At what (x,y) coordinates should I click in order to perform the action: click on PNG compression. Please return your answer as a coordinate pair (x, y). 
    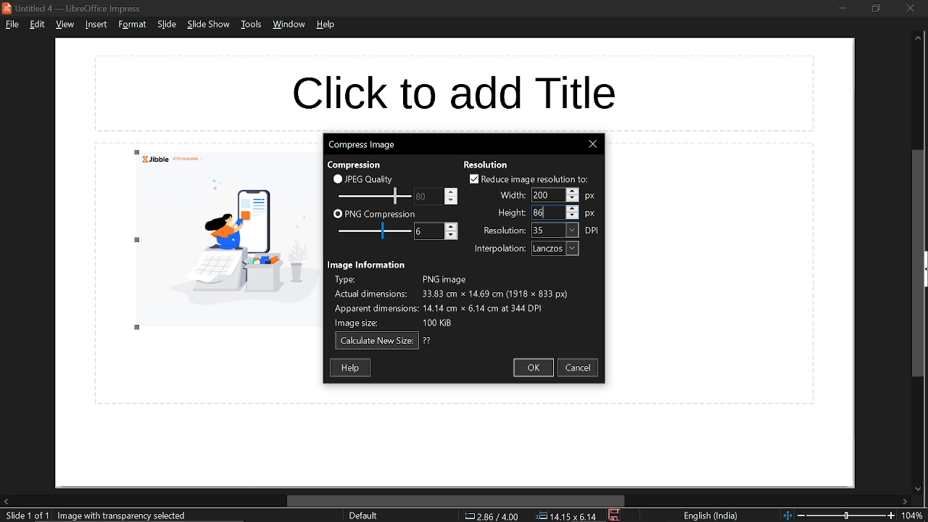
    Looking at the image, I should click on (374, 215).